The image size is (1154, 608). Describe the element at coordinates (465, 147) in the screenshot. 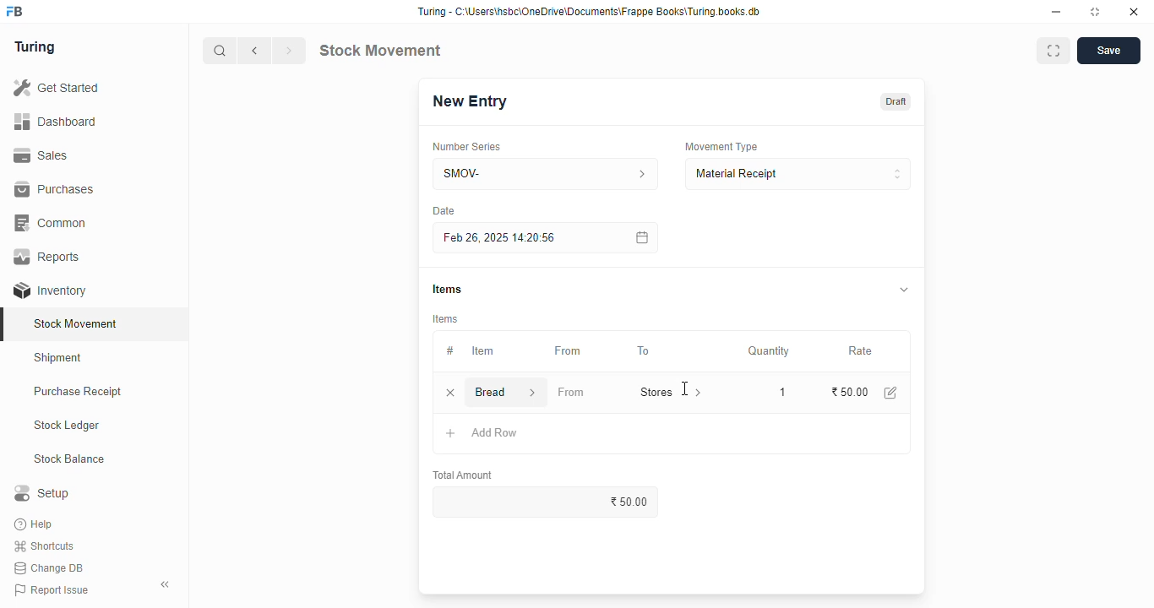

I see `number series` at that location.